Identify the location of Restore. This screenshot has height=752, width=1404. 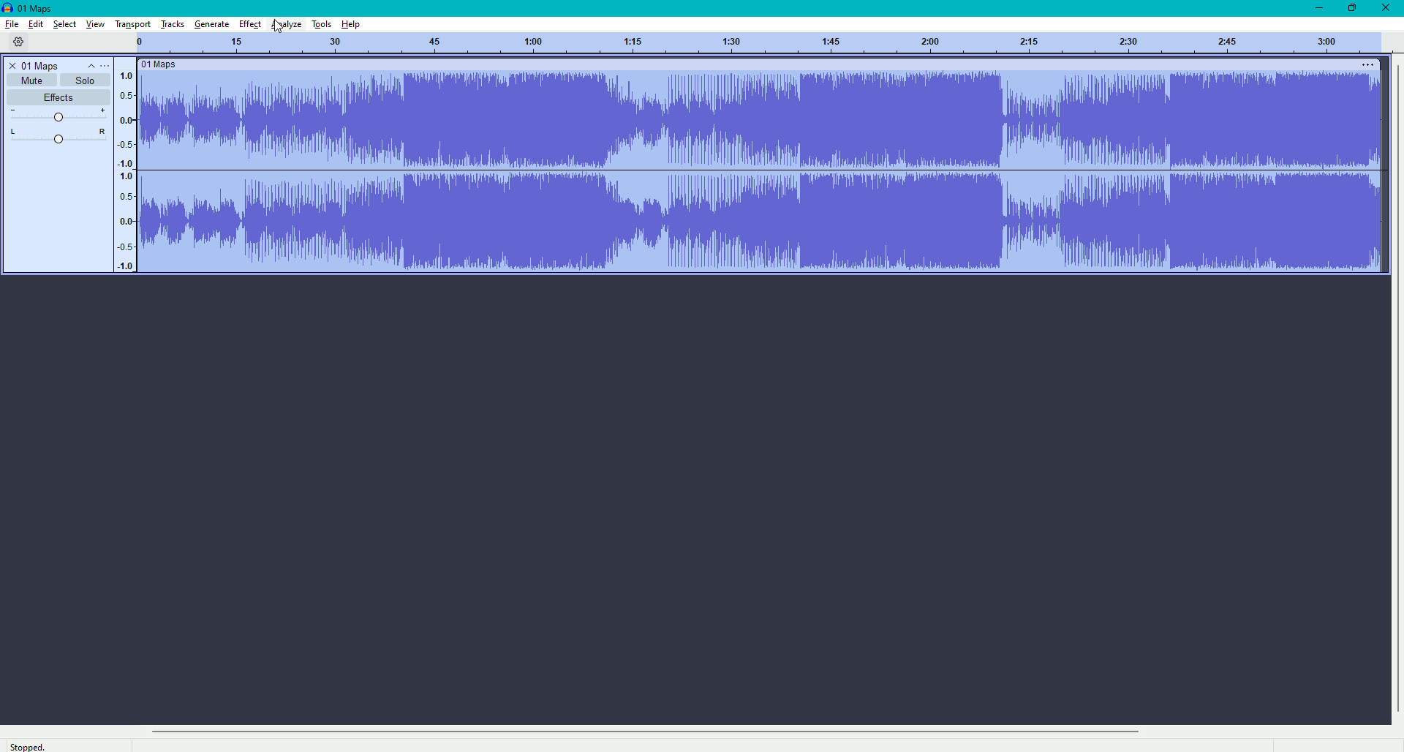
(1348, 8).